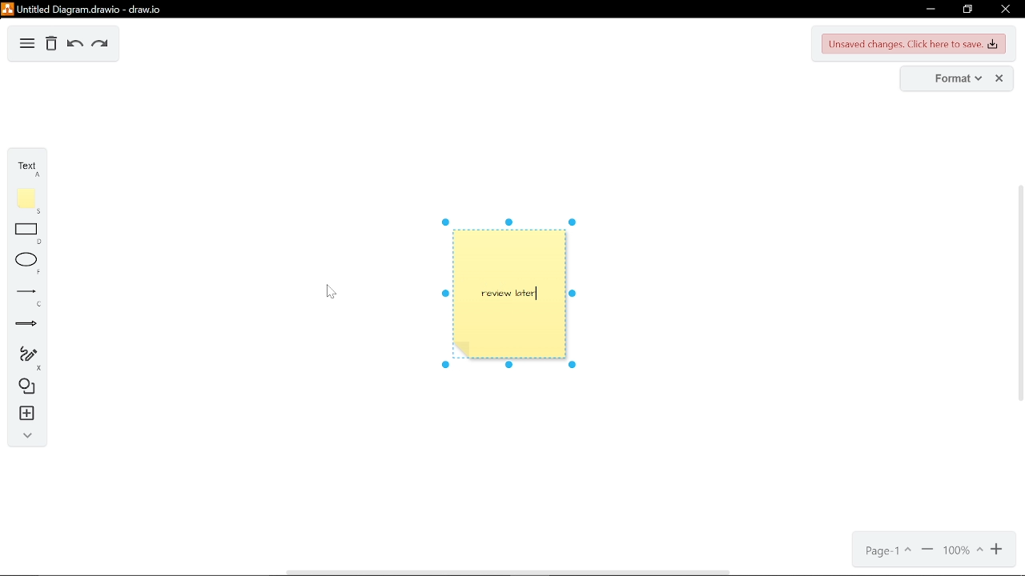 This screenshot has height=576, width=1025. What do you see at coordinates (51, 45) in the screenshot?
I see `delete` at bounding box center [51, 45].